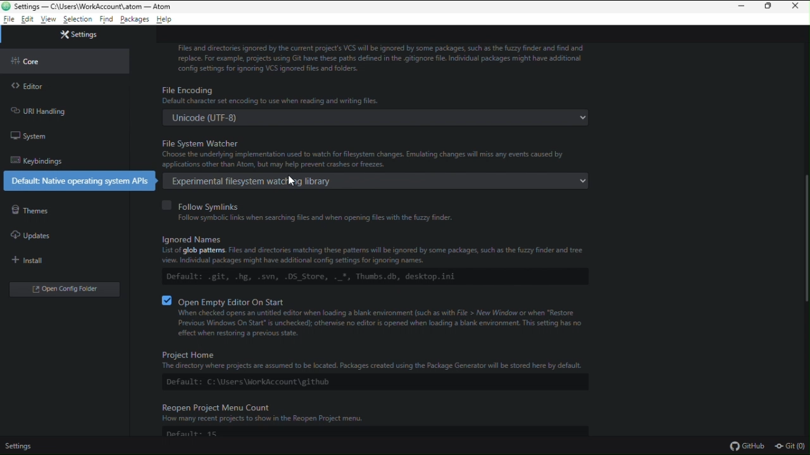  I want to click on Open empty editor on start, so click(382, 317).